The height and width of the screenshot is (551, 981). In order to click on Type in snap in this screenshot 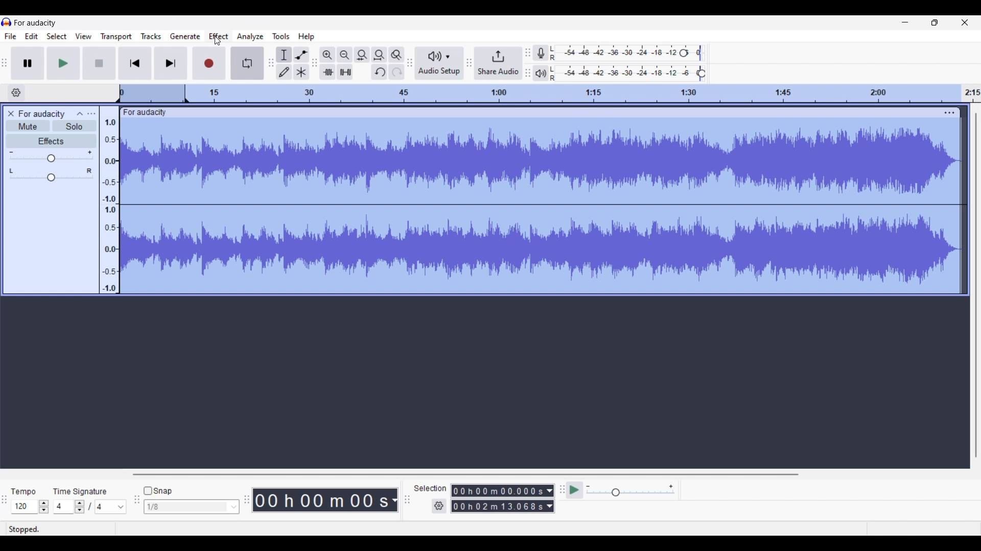, I will do `click(186, 507)`.